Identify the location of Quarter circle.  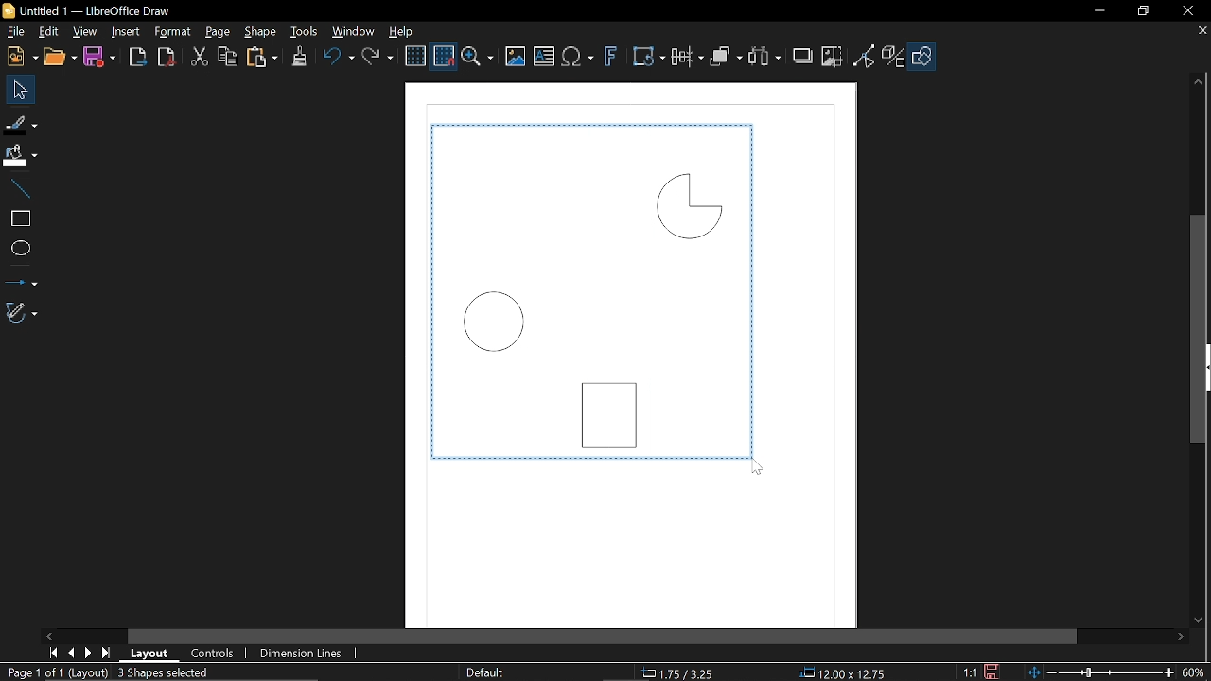
(688, 205).